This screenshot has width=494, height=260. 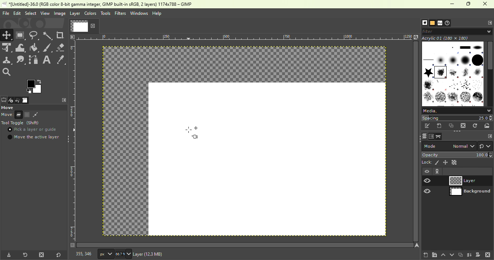 What do you see at coordinates (34, 48) in the screenshot?
I see `Paint` at bounding box center [34, 48].